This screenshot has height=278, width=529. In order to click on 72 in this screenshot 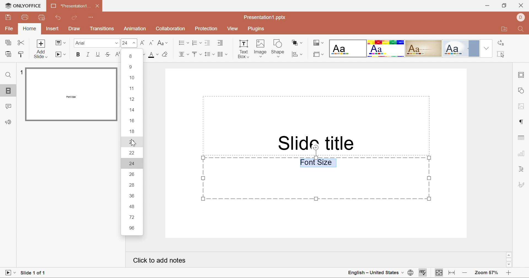, I will do `click(133, 218)`.